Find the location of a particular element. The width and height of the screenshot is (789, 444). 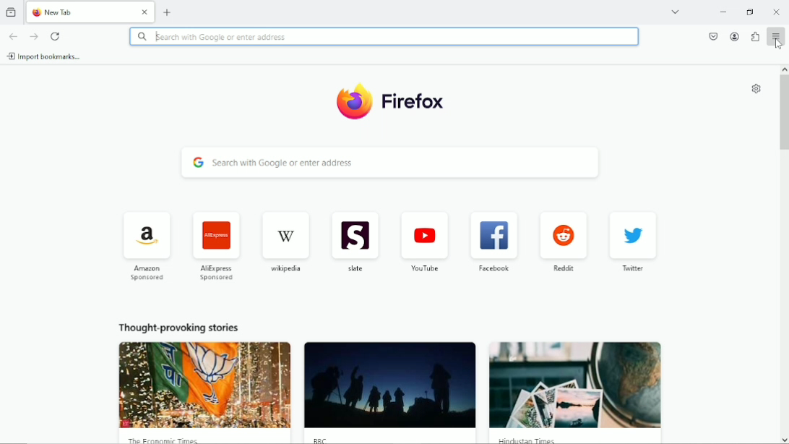

Reload current page is located at coordinates (56, 36).